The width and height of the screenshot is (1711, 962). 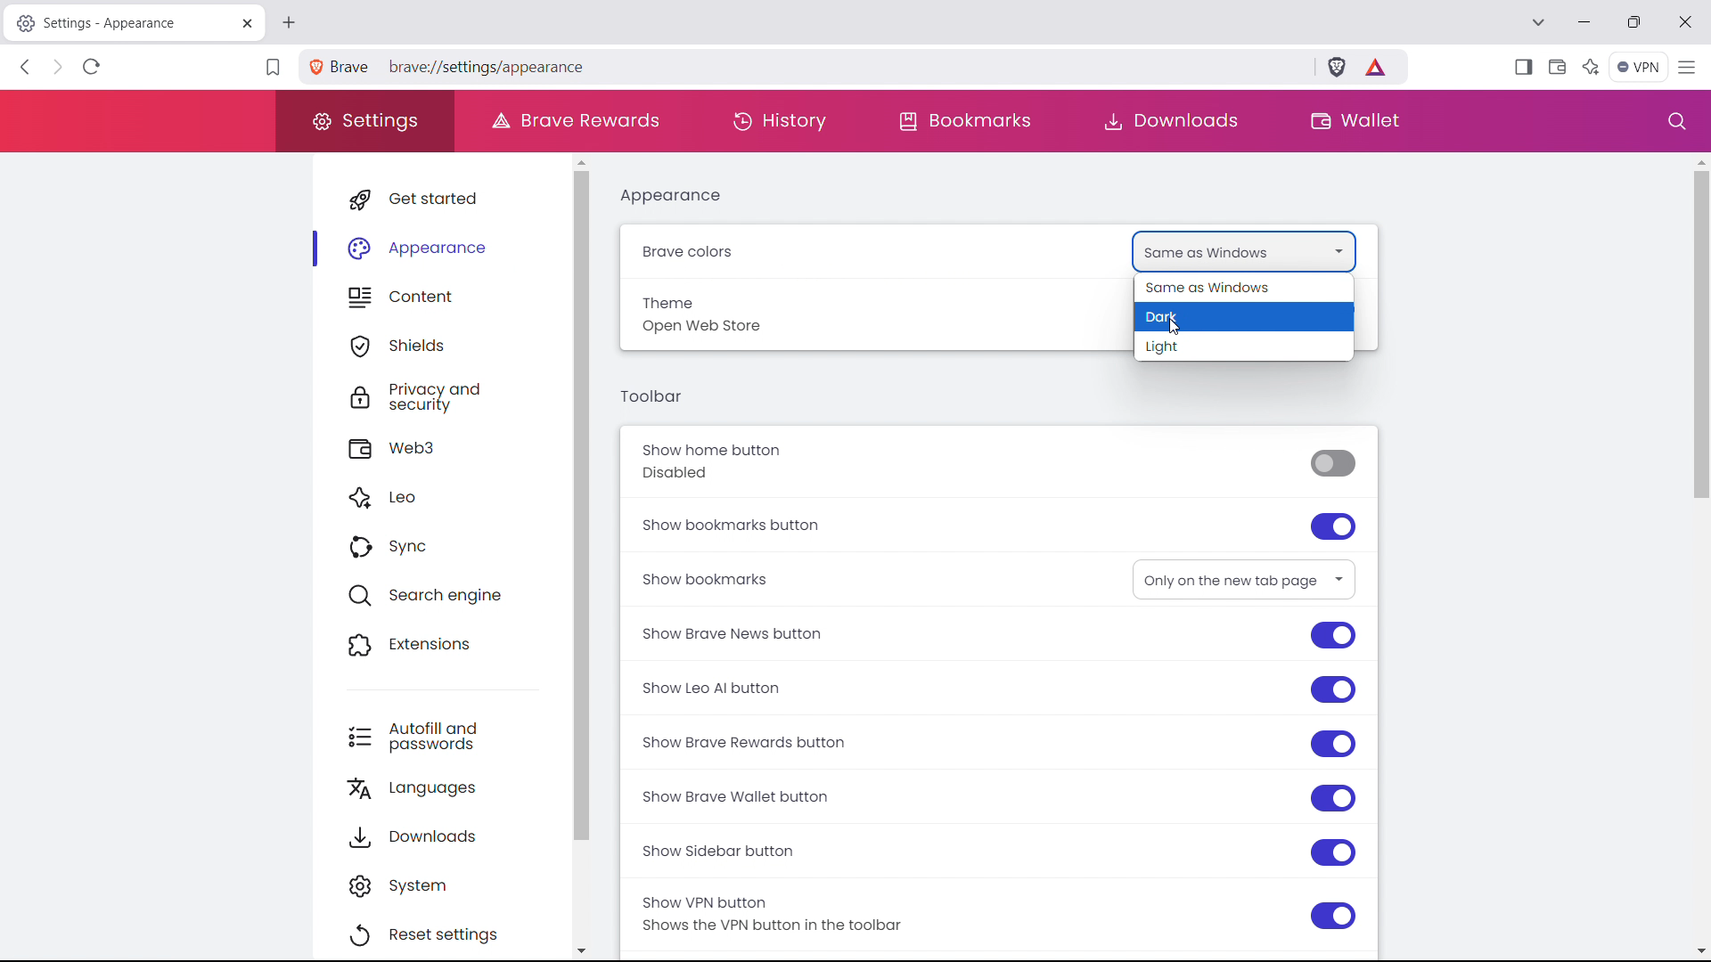 What do you see at coordinates (590, 161) in the screenshot?
I see `scroll up` at bounding box center [590, 161].